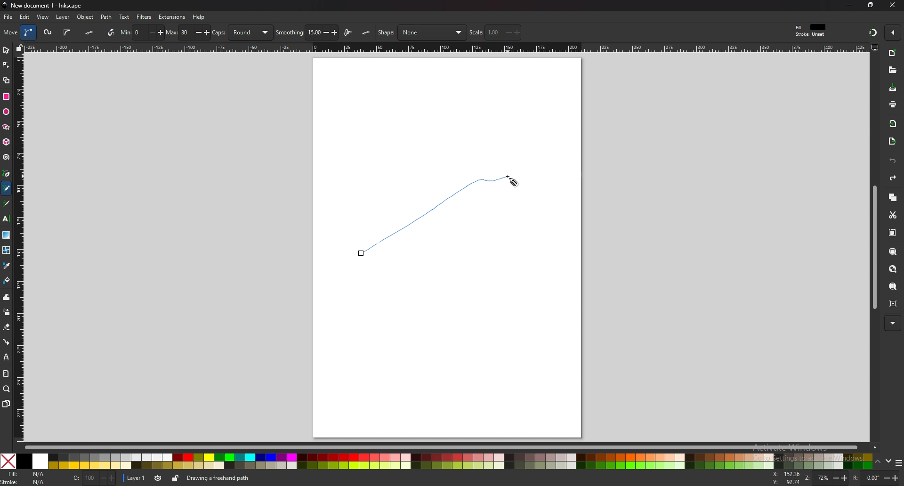 The width and height of the screenshot is (904, 486). I want to click on more colors, so click(898, 463).